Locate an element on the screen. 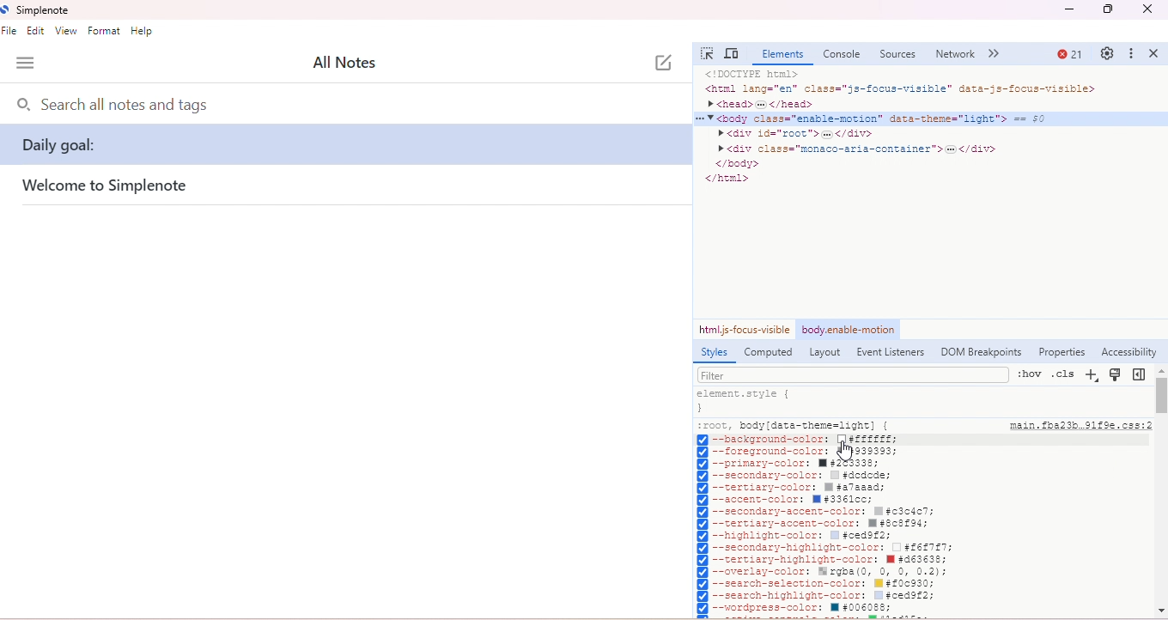  primary-color is located at coordinates (798, 464).